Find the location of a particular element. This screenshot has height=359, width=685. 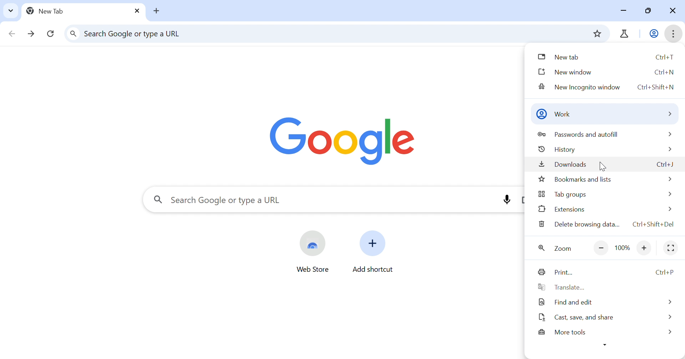

Passwords and autofill is located at coordinates (581, 135).